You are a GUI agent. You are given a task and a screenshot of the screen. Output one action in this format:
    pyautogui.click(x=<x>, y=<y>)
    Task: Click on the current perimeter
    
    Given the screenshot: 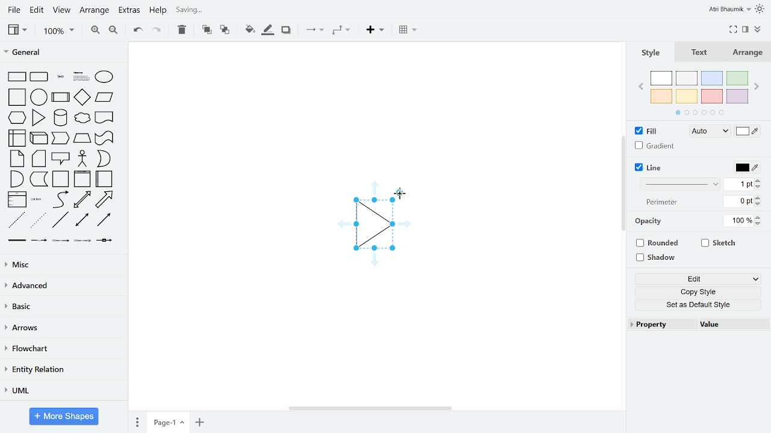 What is the action you would take?
    pyautogui.click(x=738, y=201)
    